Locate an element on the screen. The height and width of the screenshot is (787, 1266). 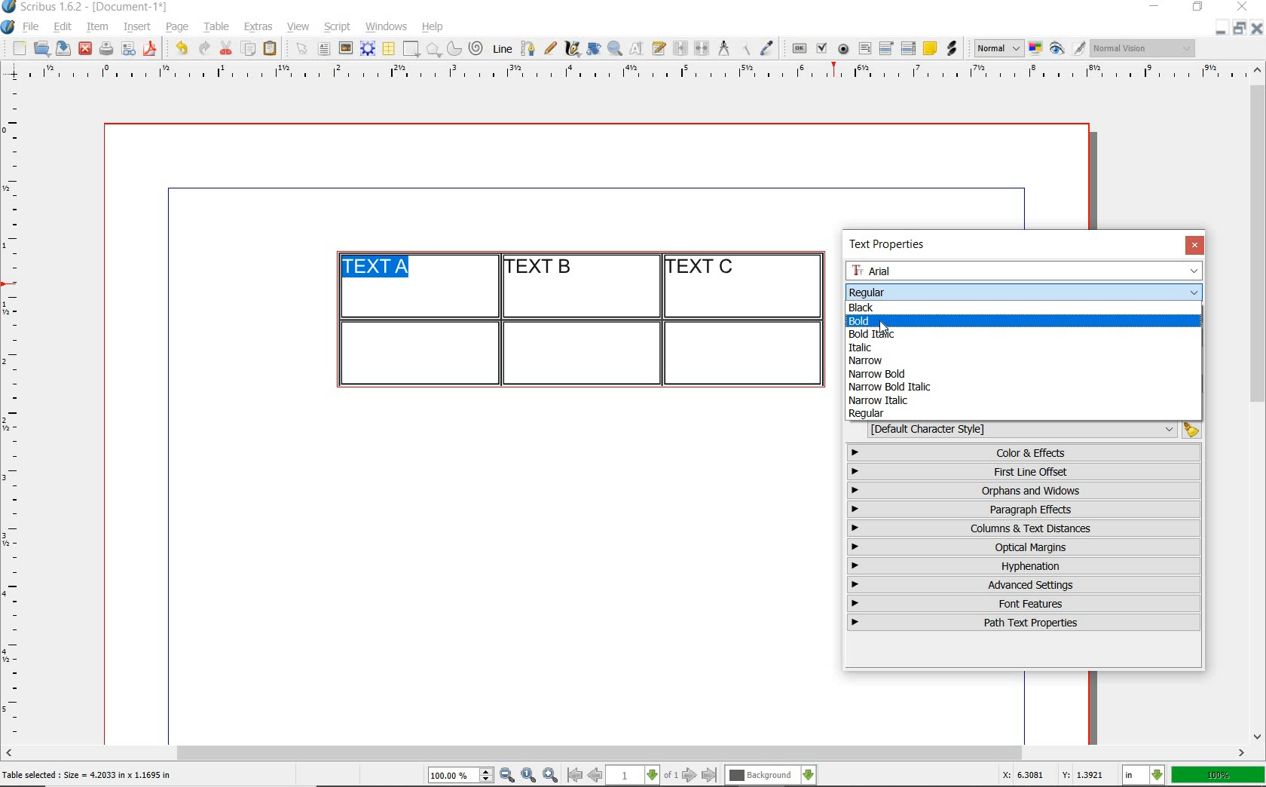
line is located at coordinates (500, 48).